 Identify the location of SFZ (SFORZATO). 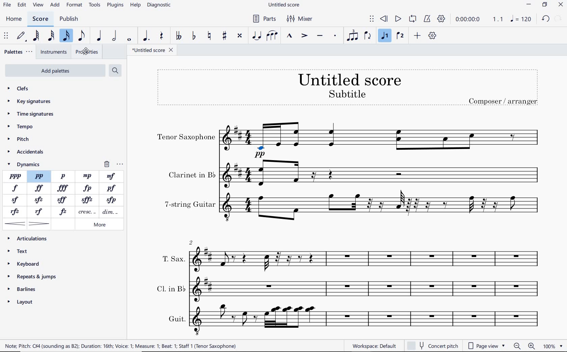
(39, 200).